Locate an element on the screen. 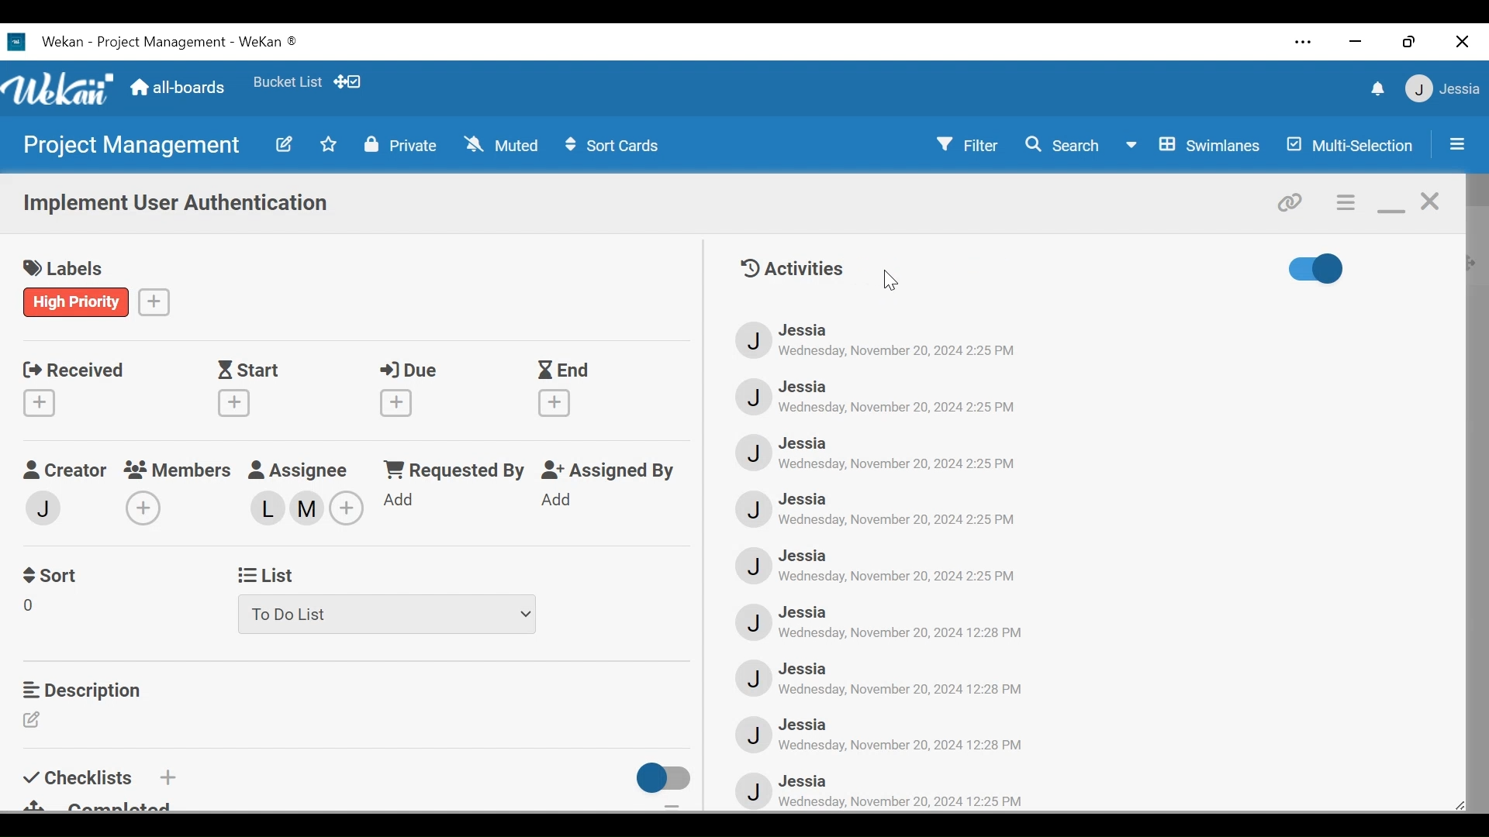  Assignee is located at coordinates (302, 469).